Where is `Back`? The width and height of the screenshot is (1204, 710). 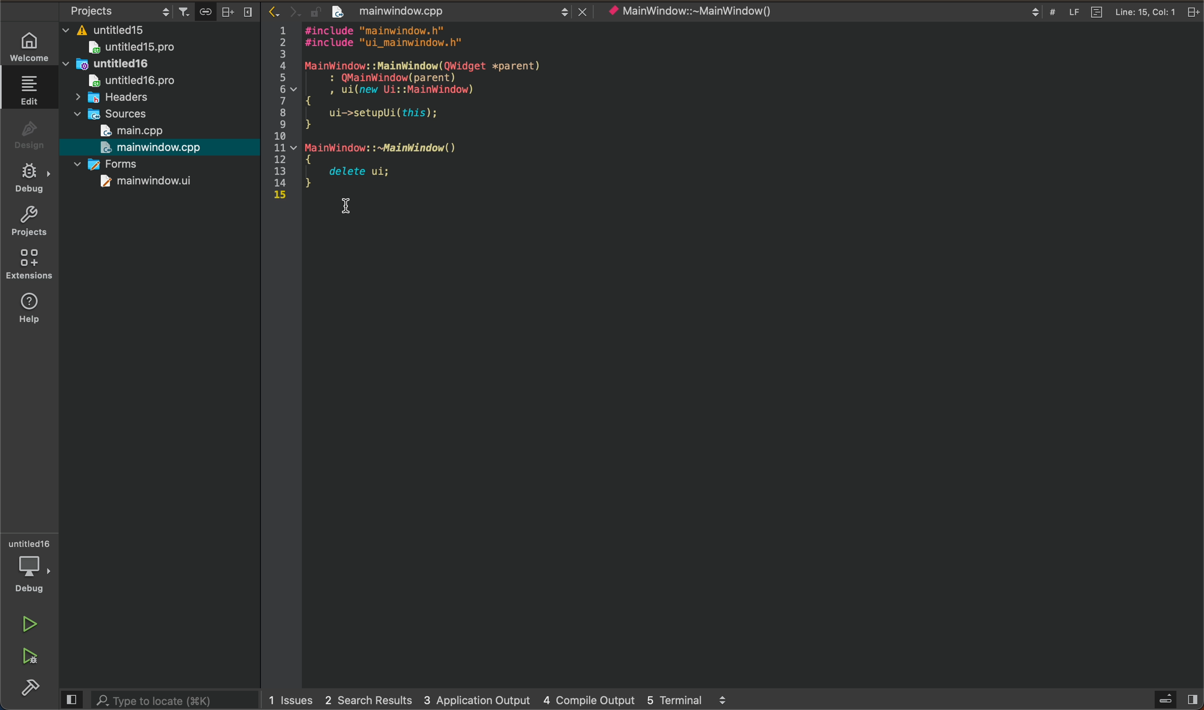 Back is located at coordinates (273, 11).